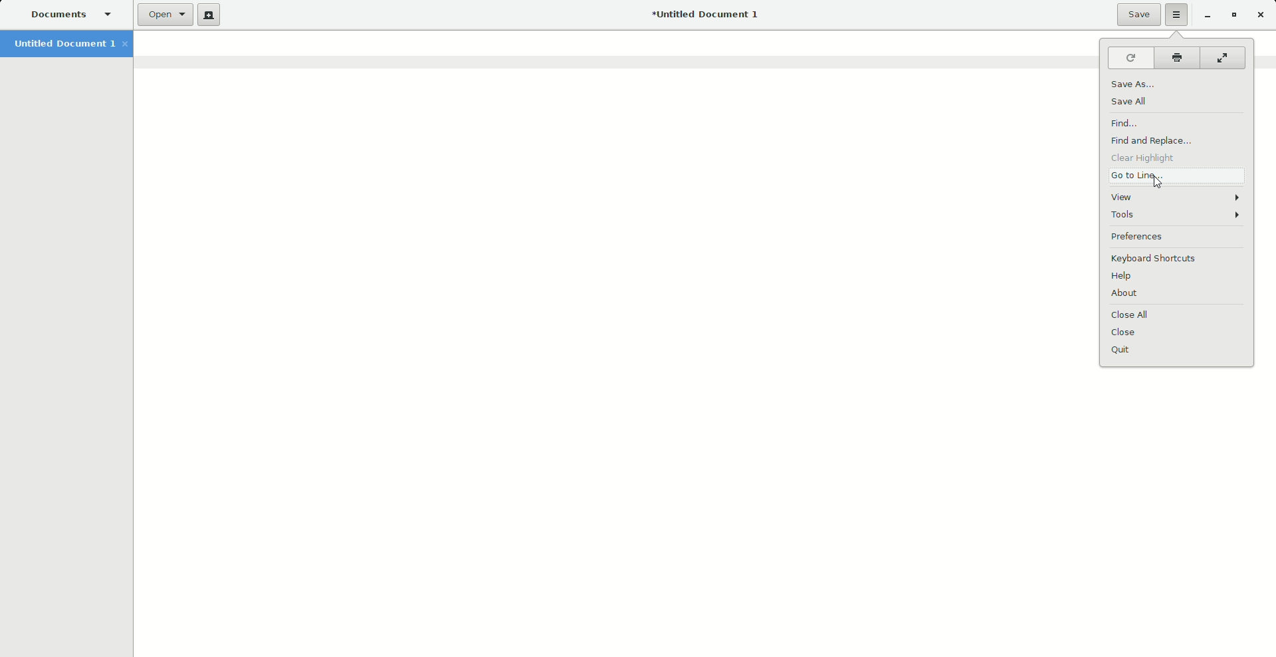 The height and width of the screenshot is (657, 1276). I want to click on About, so click(1131, 296).